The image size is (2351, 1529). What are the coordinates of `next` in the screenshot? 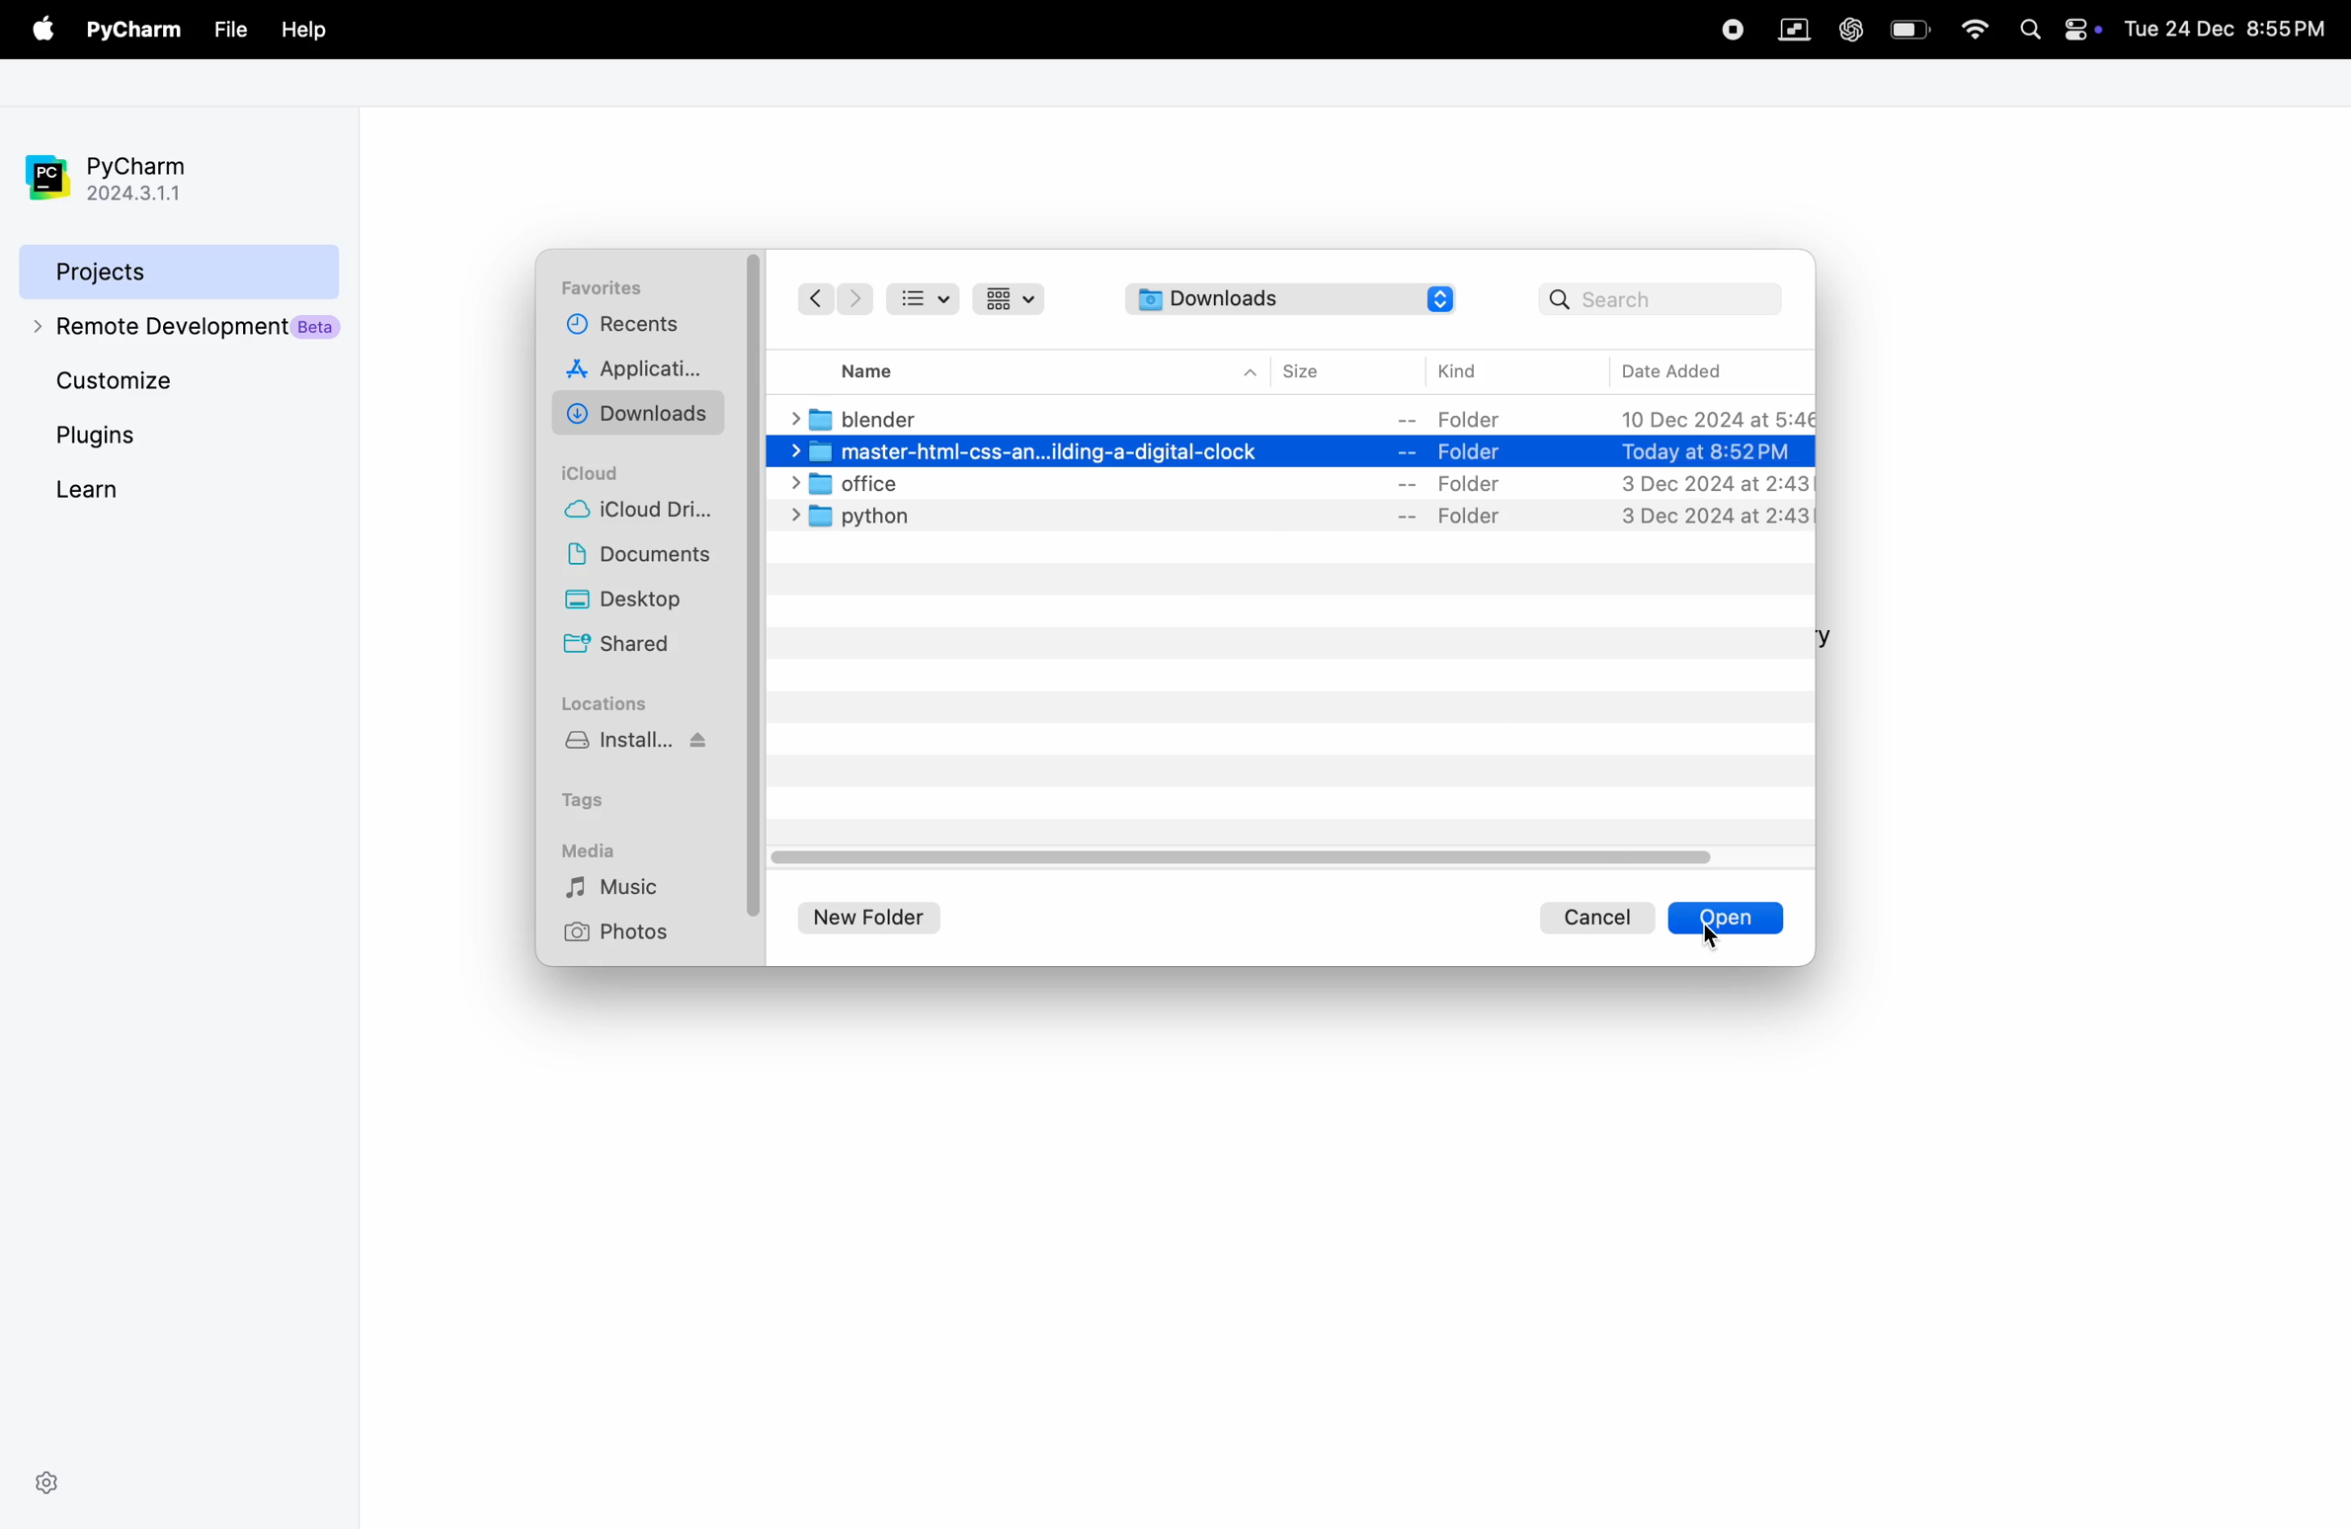 It's located at (855, 299).